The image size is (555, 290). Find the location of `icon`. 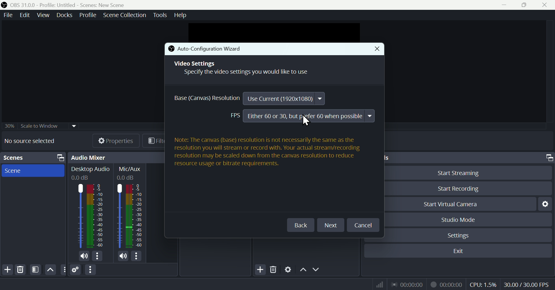

icon is located at coordinates (5, 5).